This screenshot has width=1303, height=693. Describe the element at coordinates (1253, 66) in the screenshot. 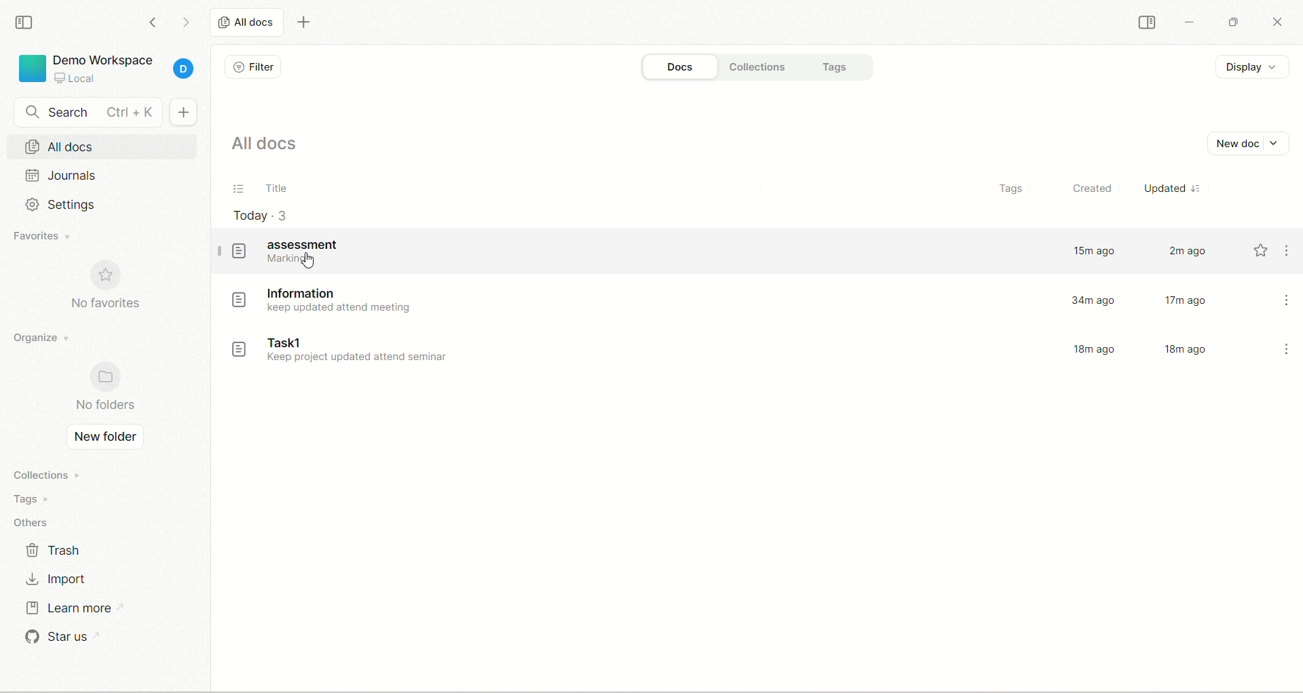

I see `display` at that location.